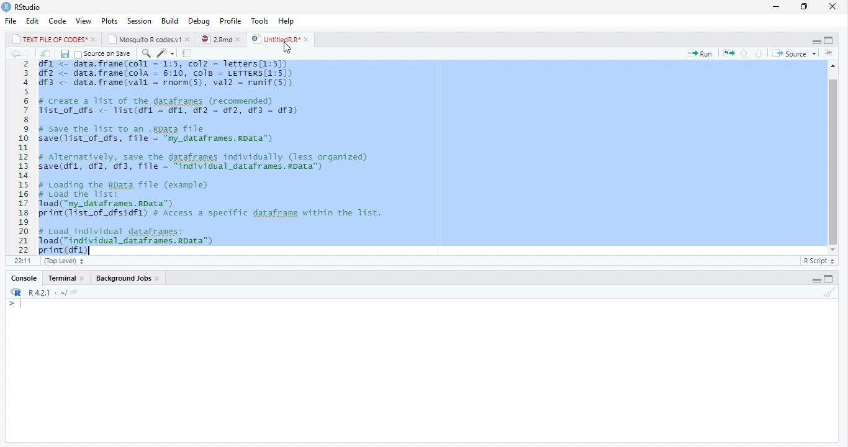  Describe the element at coordinates (188, 53) in the screenshot. I see `Guidelines` at that location.